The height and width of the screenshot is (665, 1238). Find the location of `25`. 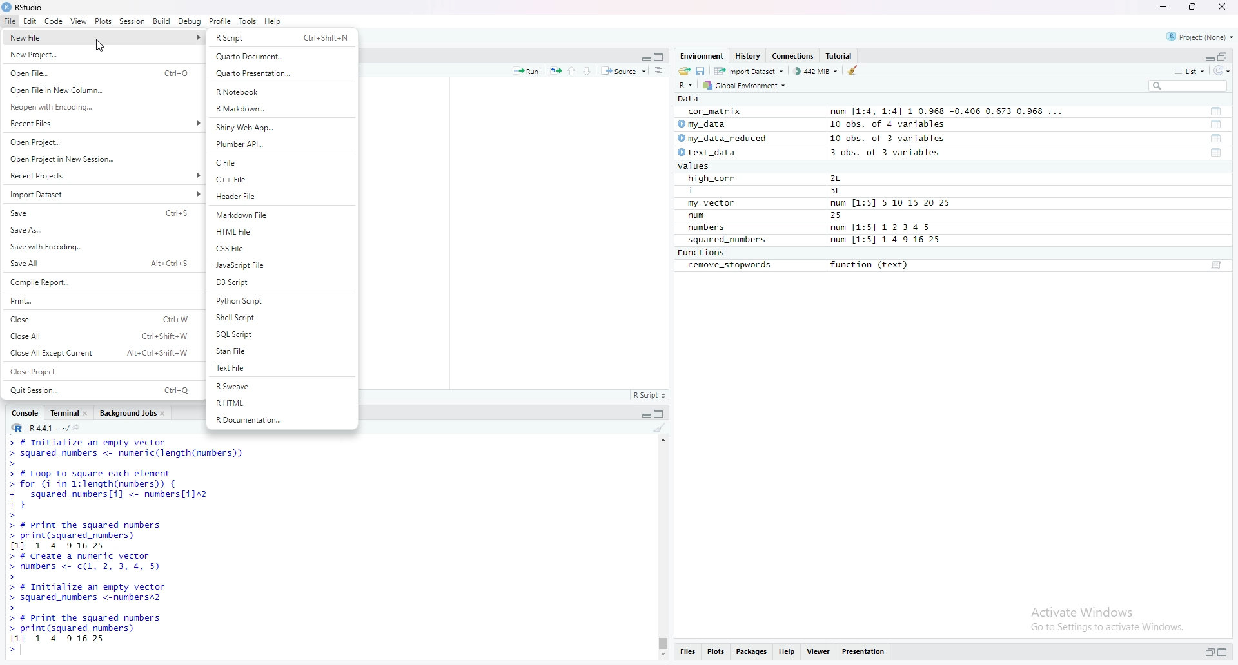

25 is located at coordinates (850, 215).